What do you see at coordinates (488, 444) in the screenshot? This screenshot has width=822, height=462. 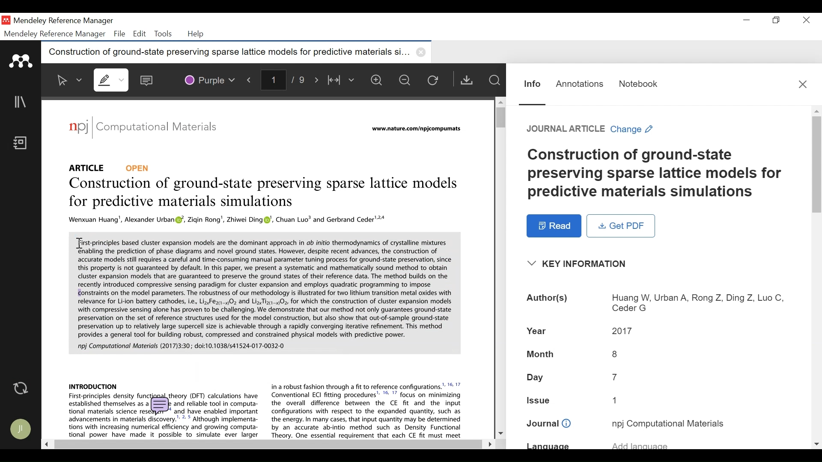 I see `Scroll Right` at bounding box center [488, 444].